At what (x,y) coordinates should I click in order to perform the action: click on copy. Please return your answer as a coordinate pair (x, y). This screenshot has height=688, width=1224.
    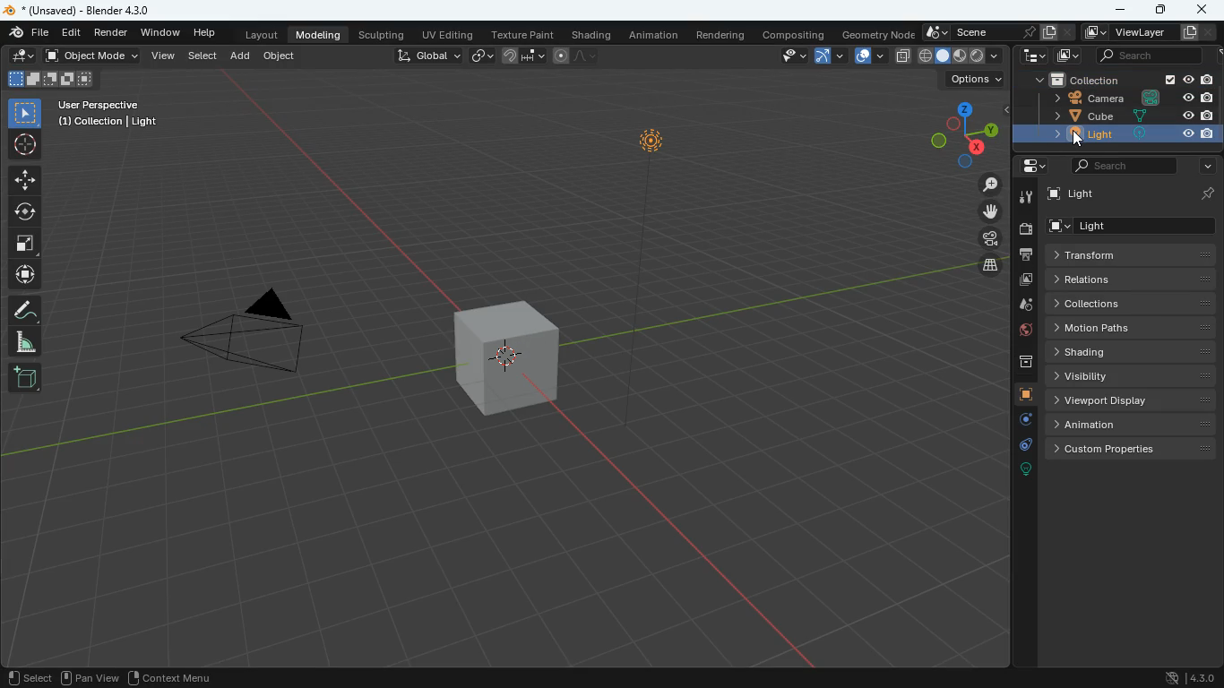
    Looking at the image, I should click on (902, 56).